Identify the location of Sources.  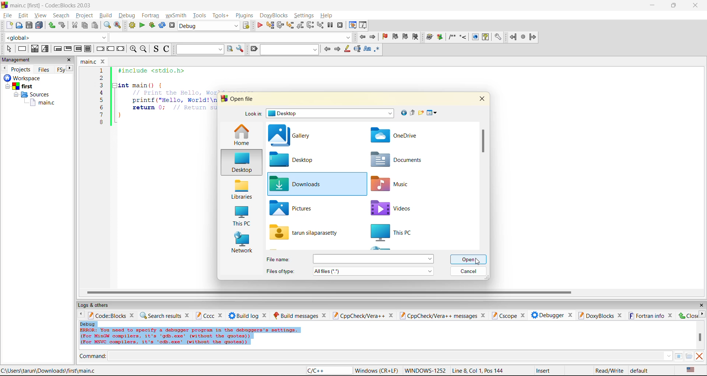
(34, 95).